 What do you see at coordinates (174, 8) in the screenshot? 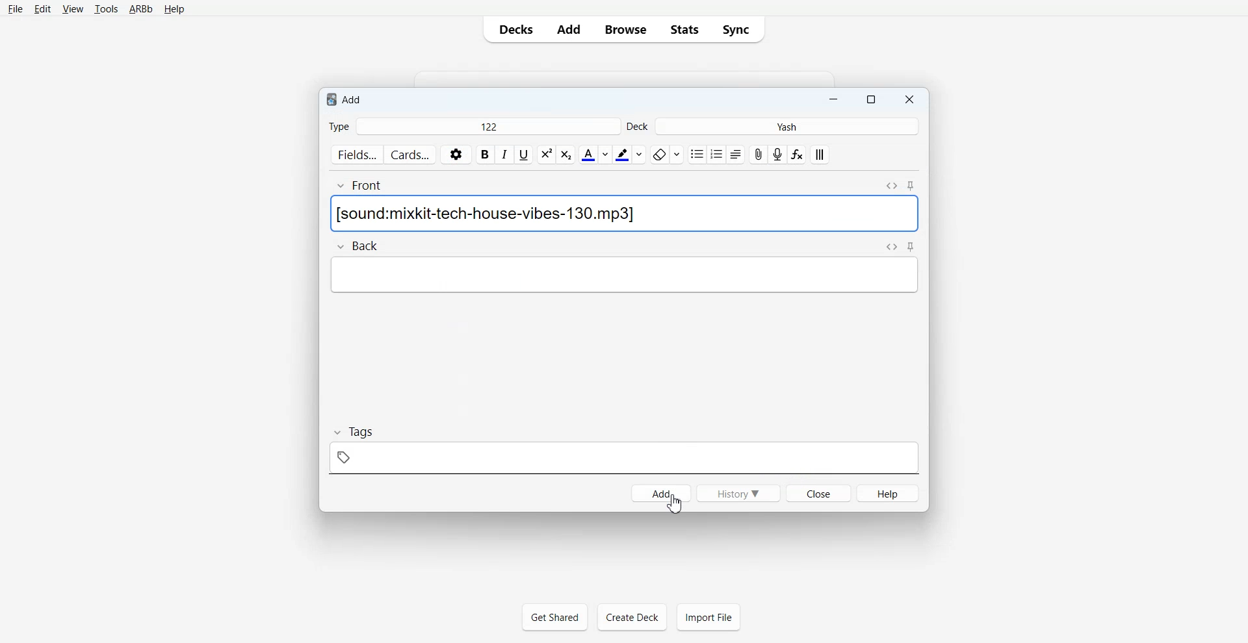
I see `Help` at bounding box center [174, 8].